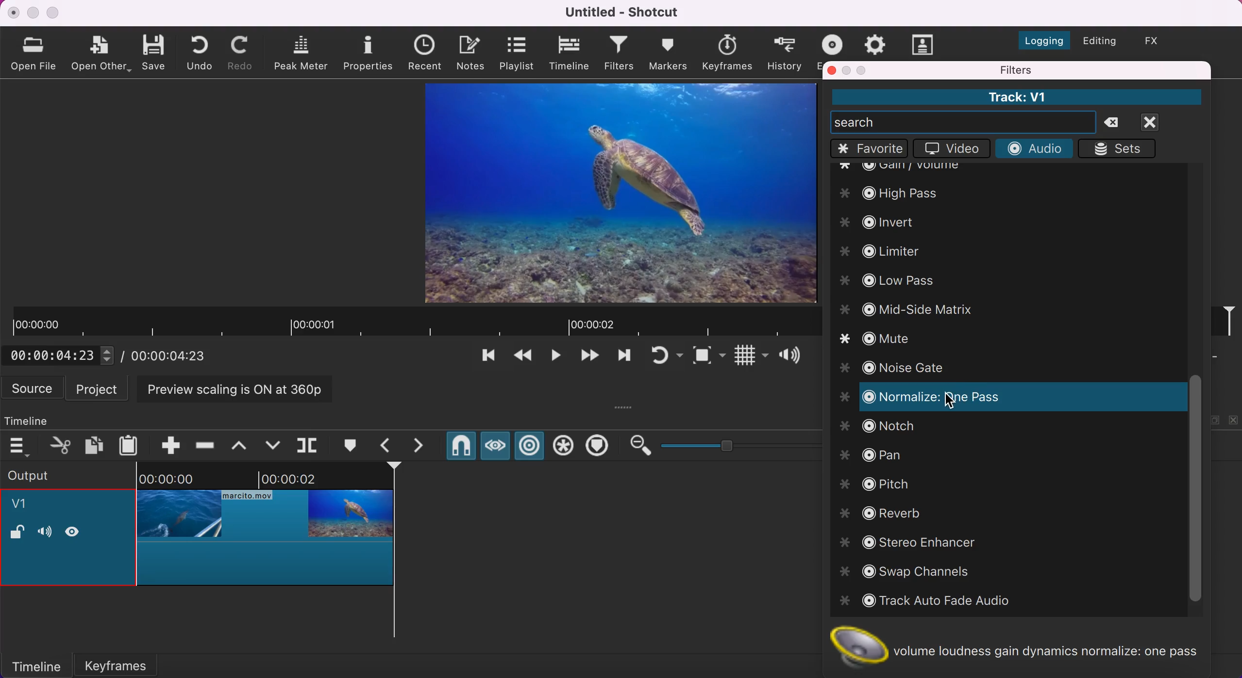  What do you see at coordinates (1098, 42) in the screenshot?
I see `switch to the editing layout` at bounding box center [1098, 42].